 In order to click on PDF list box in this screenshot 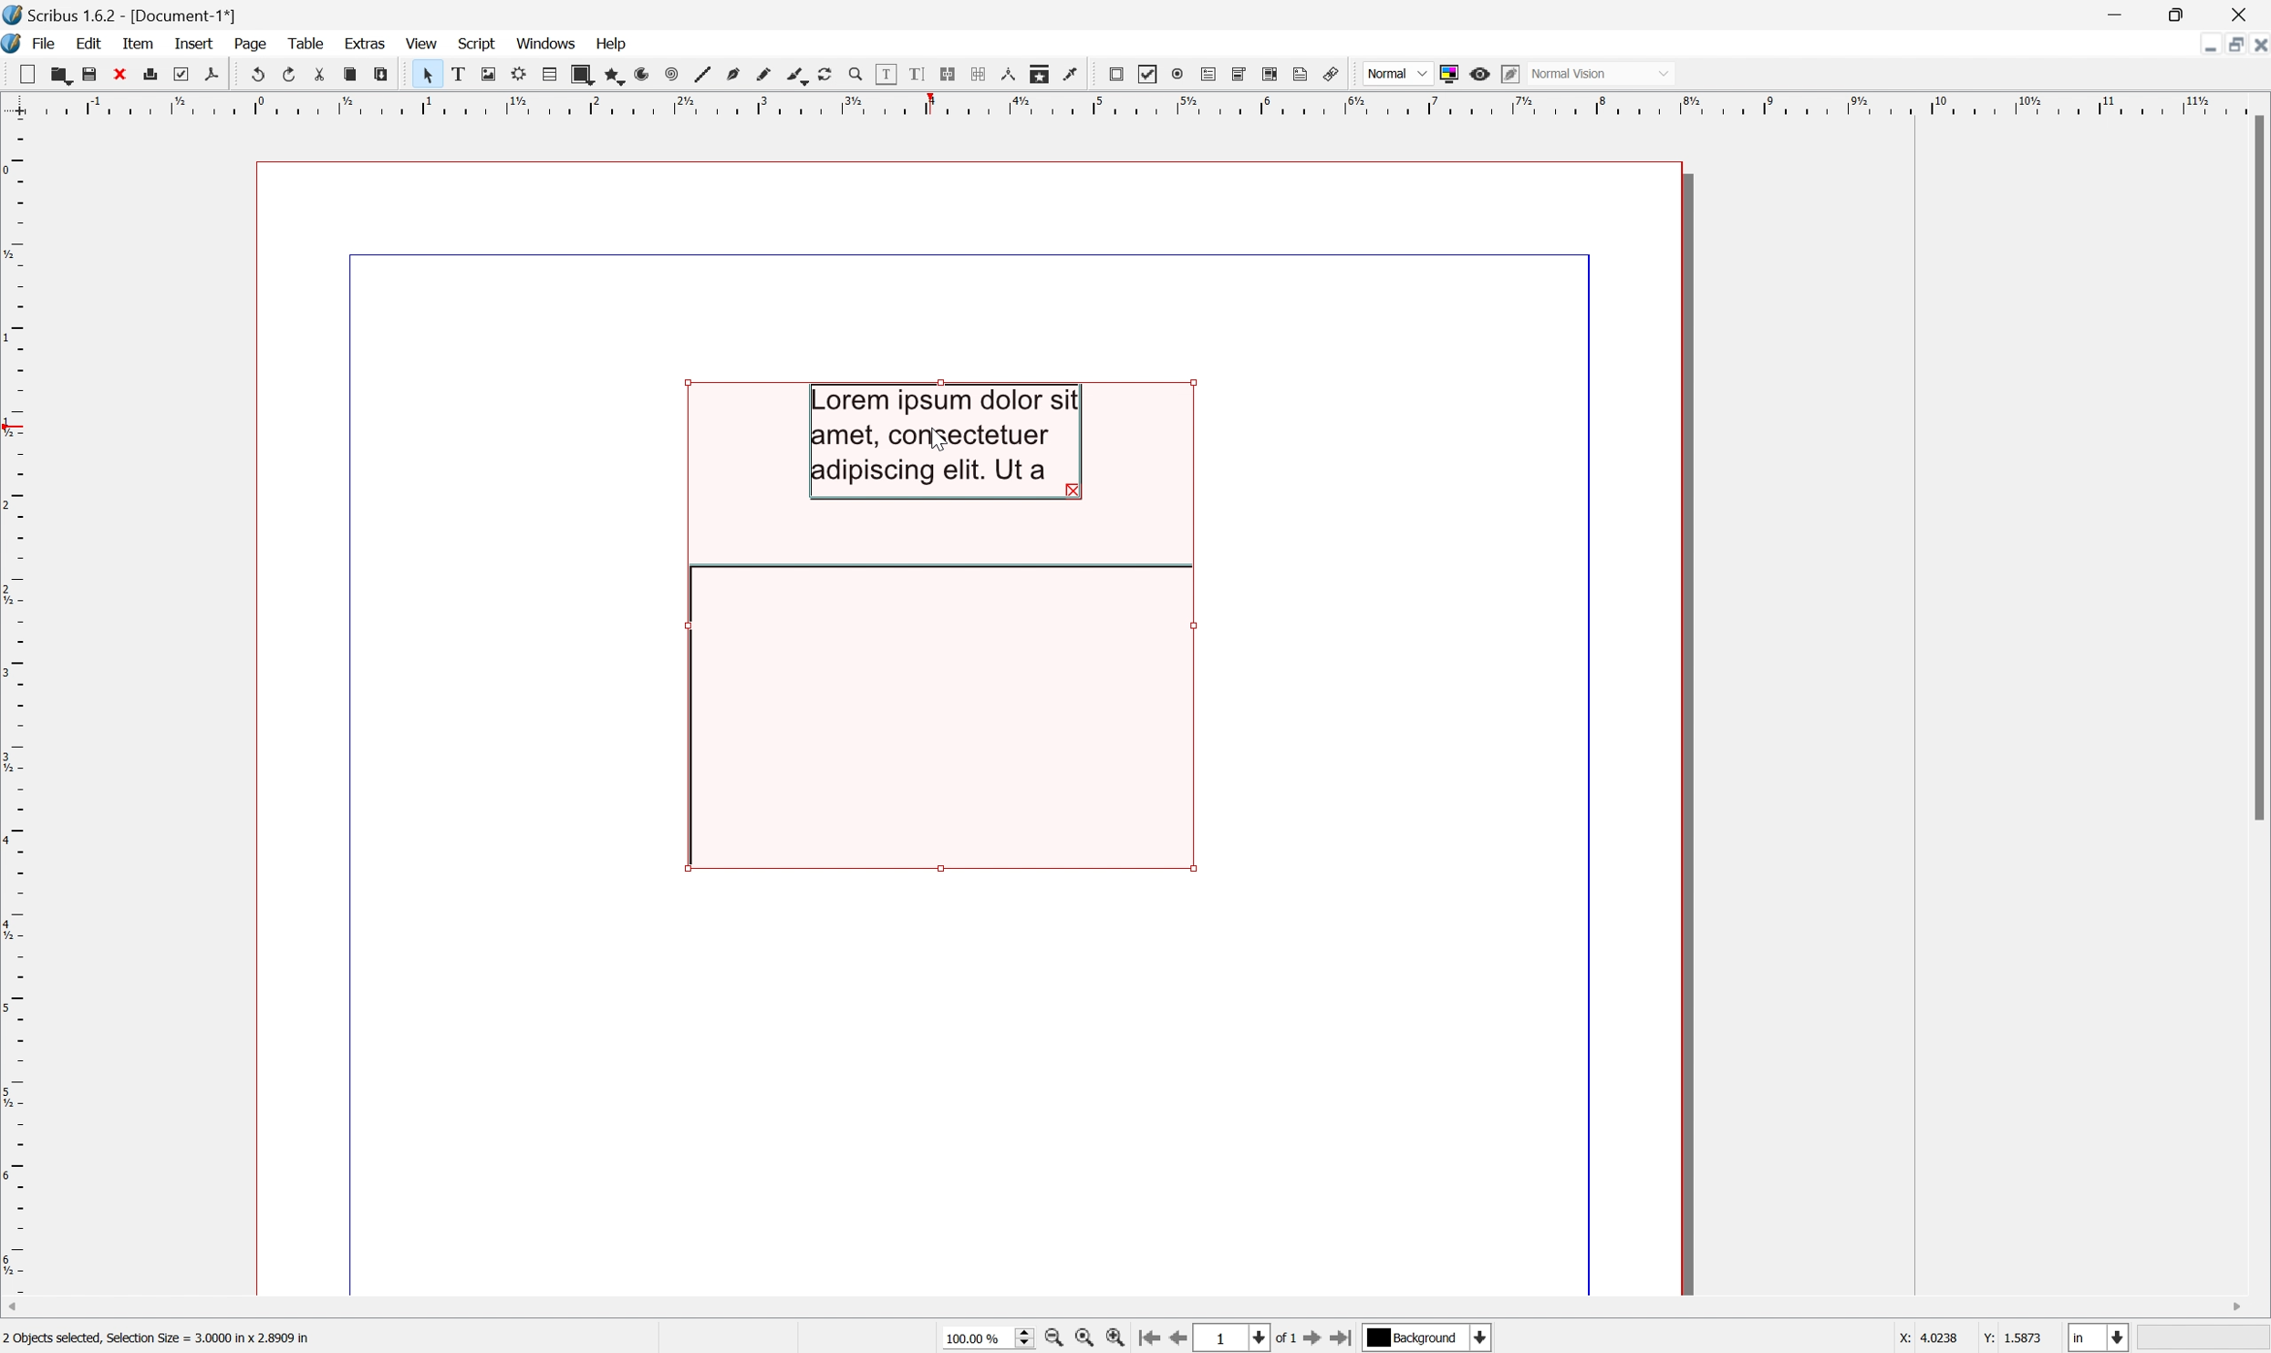, I will do `click(1270, 74)`.